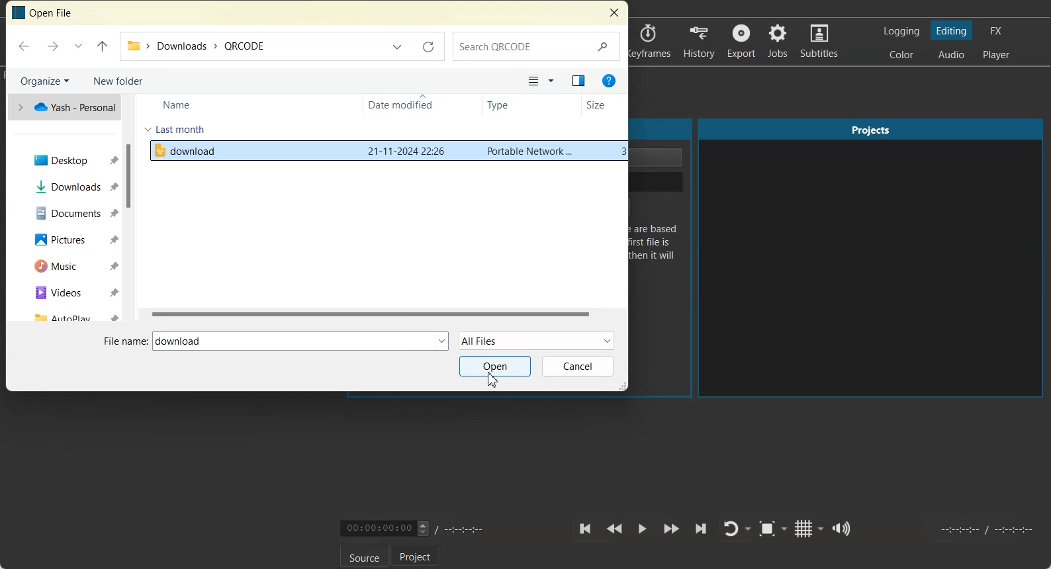 This screenshot has width=1051, height=569. Describe the element at coordinates (810, 528) in the screenshot. I see `Toggle grid display` at that location.